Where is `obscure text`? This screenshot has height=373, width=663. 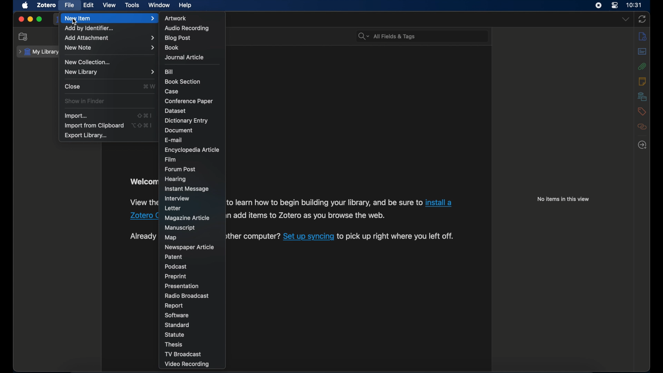
obscure text is located at coordinates (143, 182).